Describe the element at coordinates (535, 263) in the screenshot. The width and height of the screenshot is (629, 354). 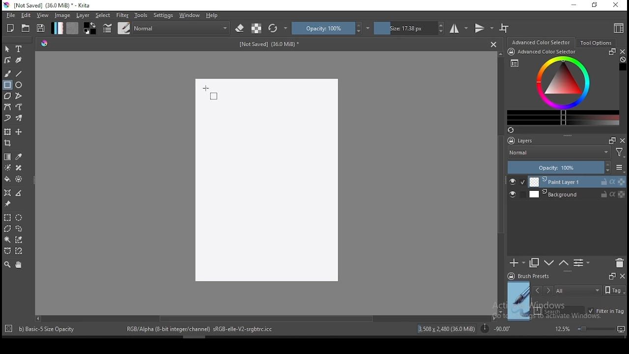
I see `duplicate layer` at that location.